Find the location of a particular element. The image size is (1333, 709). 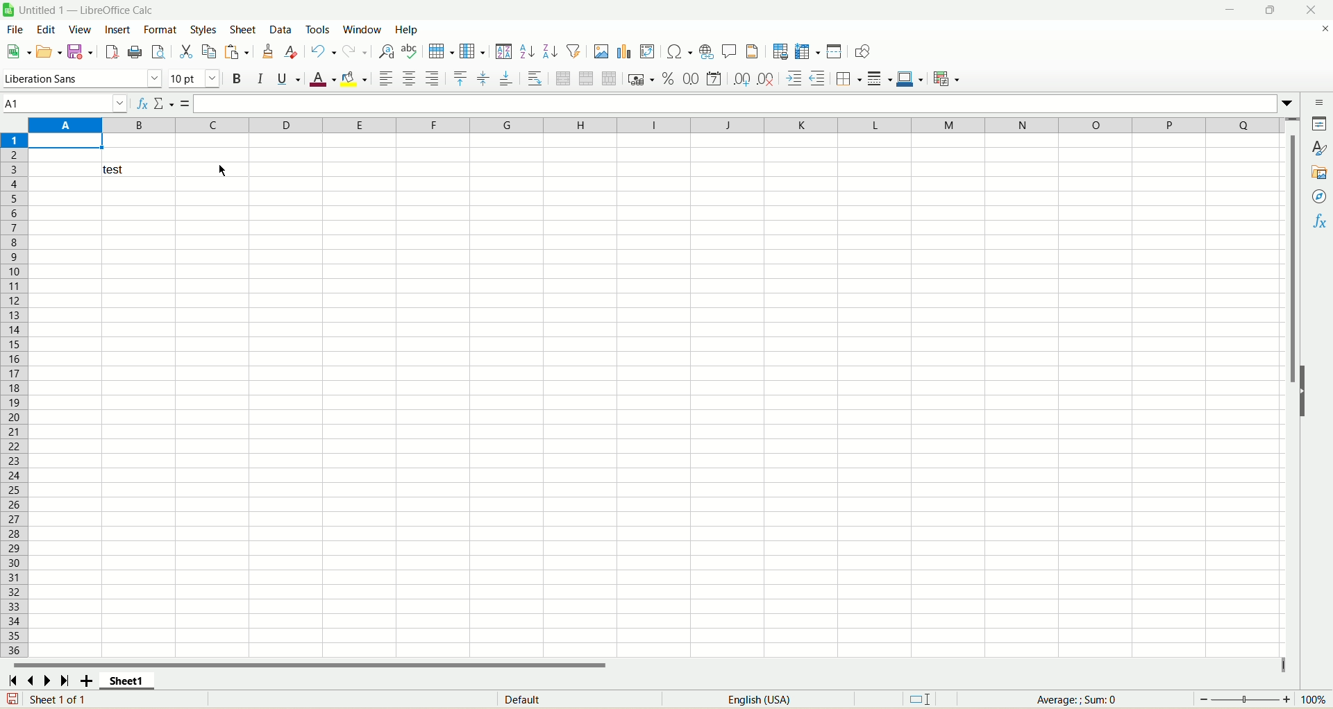

default selection is located at coordinates (919, 699).